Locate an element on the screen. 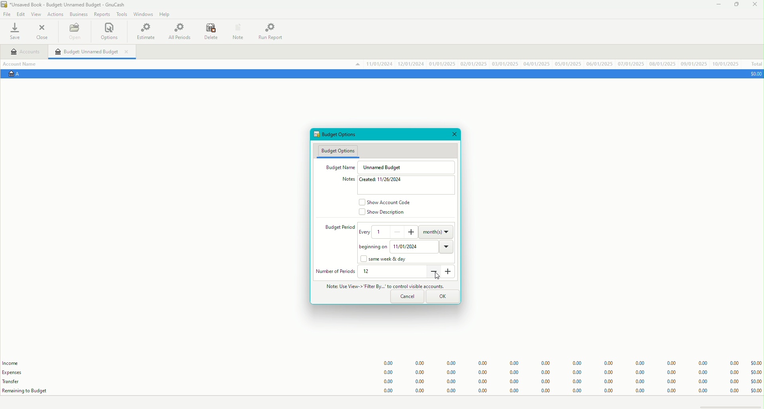  begining on is located at coordinates (371, 247).